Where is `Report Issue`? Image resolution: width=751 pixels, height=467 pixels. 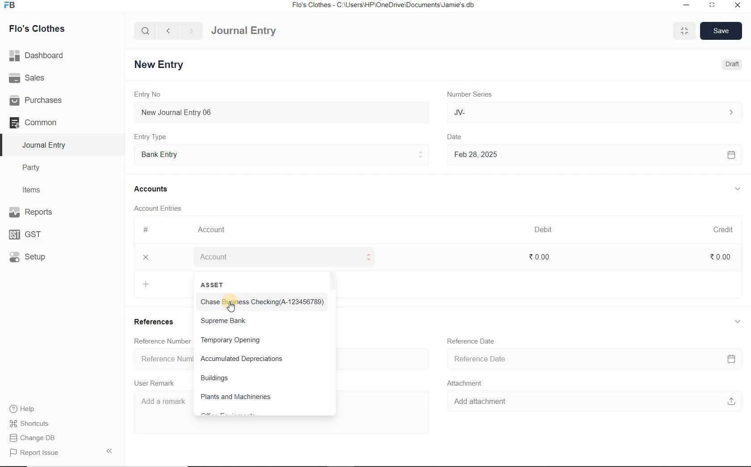 Report Issue is located at coordinates (34, 453).